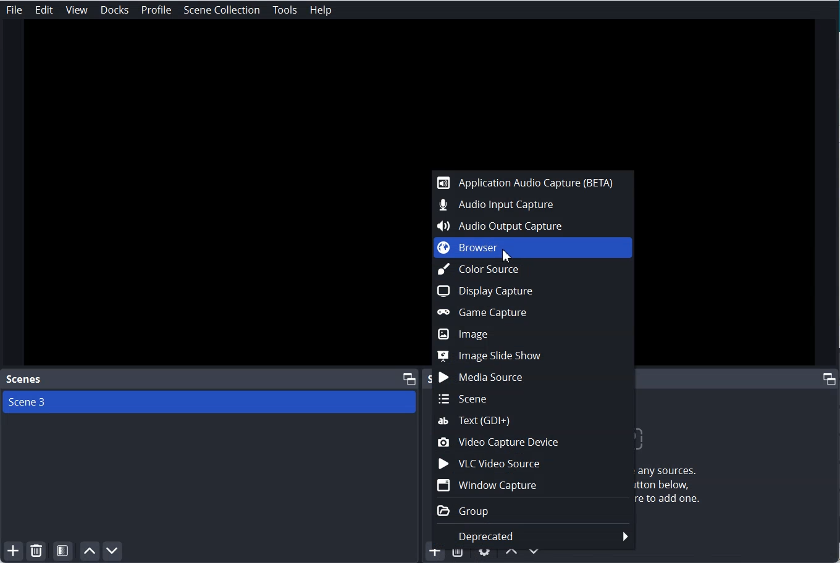 The height and width of the screenshot is (563, 840). I want to click on Display Capture, so click(534, 290).